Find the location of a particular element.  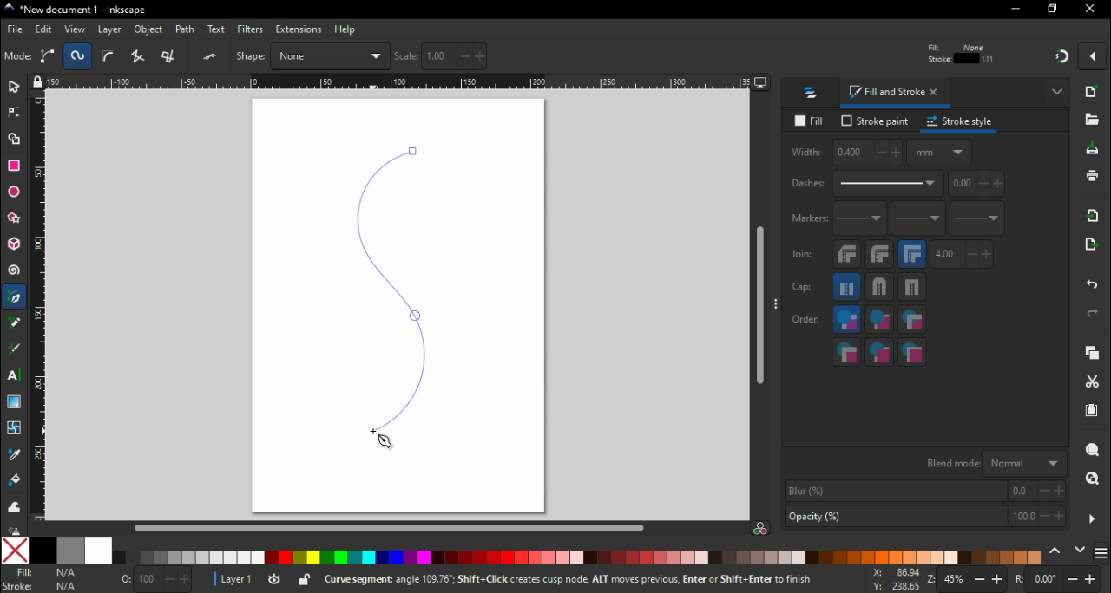

color palette is located at coordinates (580, 557).